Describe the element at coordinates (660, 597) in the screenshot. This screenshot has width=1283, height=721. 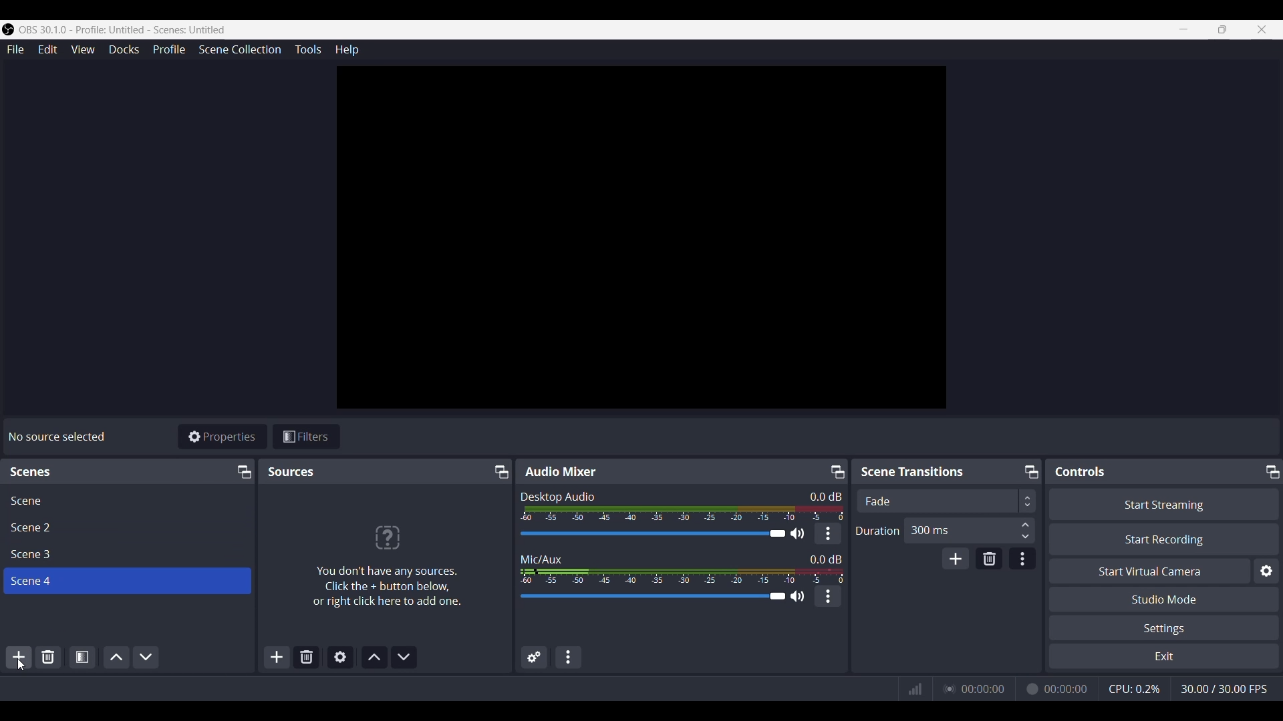
I see `Volume Adjuster` at that location.